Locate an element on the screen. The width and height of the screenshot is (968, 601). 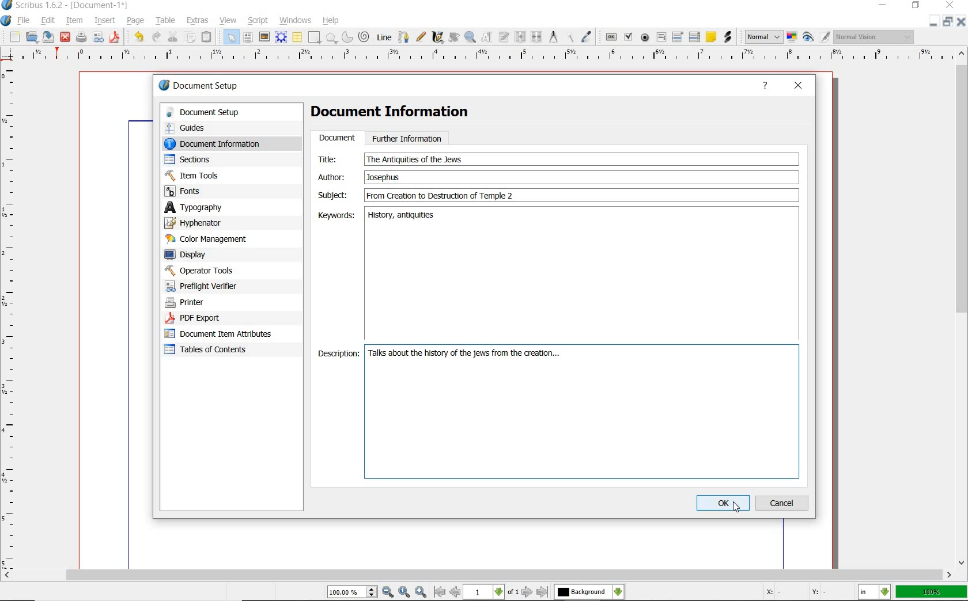
close is located at coordinates (962, 23).